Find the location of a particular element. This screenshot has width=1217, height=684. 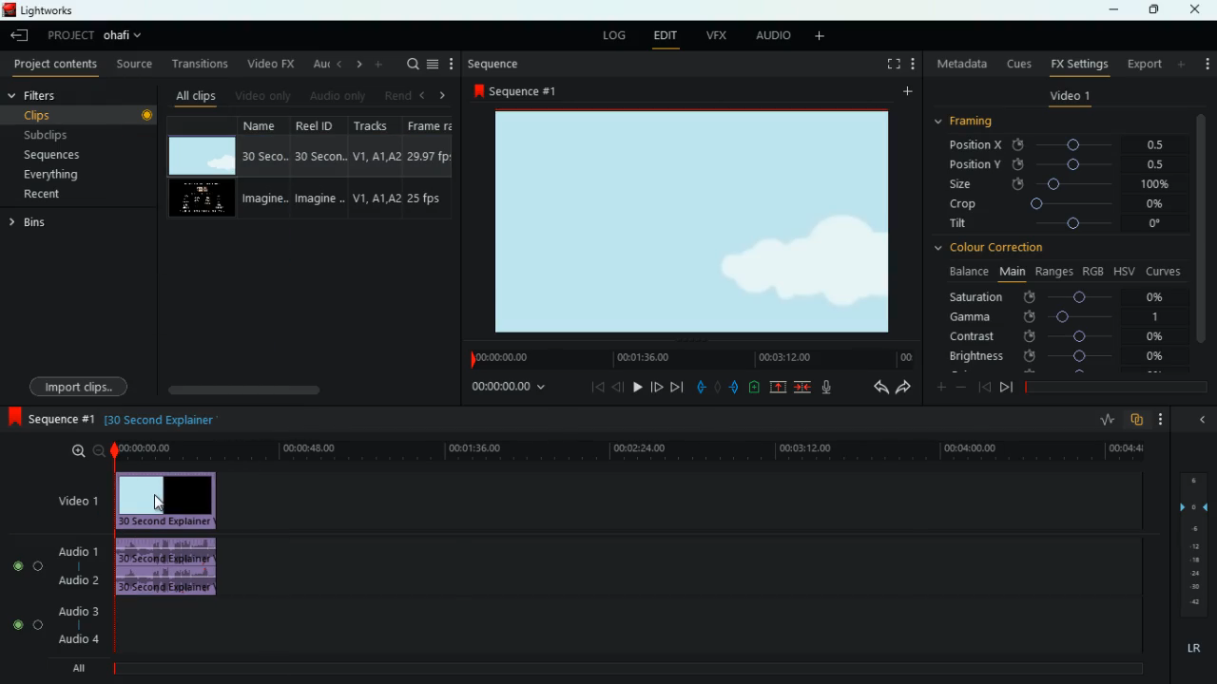

sequence is located at coordinates (493, 64).